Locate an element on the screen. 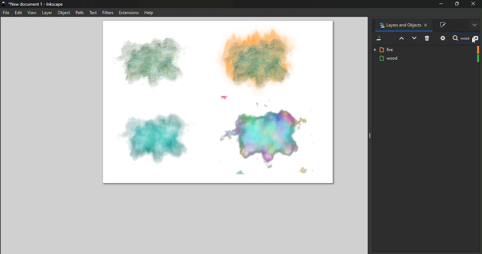 This screenshot has width=482, height=254. Search bar is located at coordinates (465, 38).